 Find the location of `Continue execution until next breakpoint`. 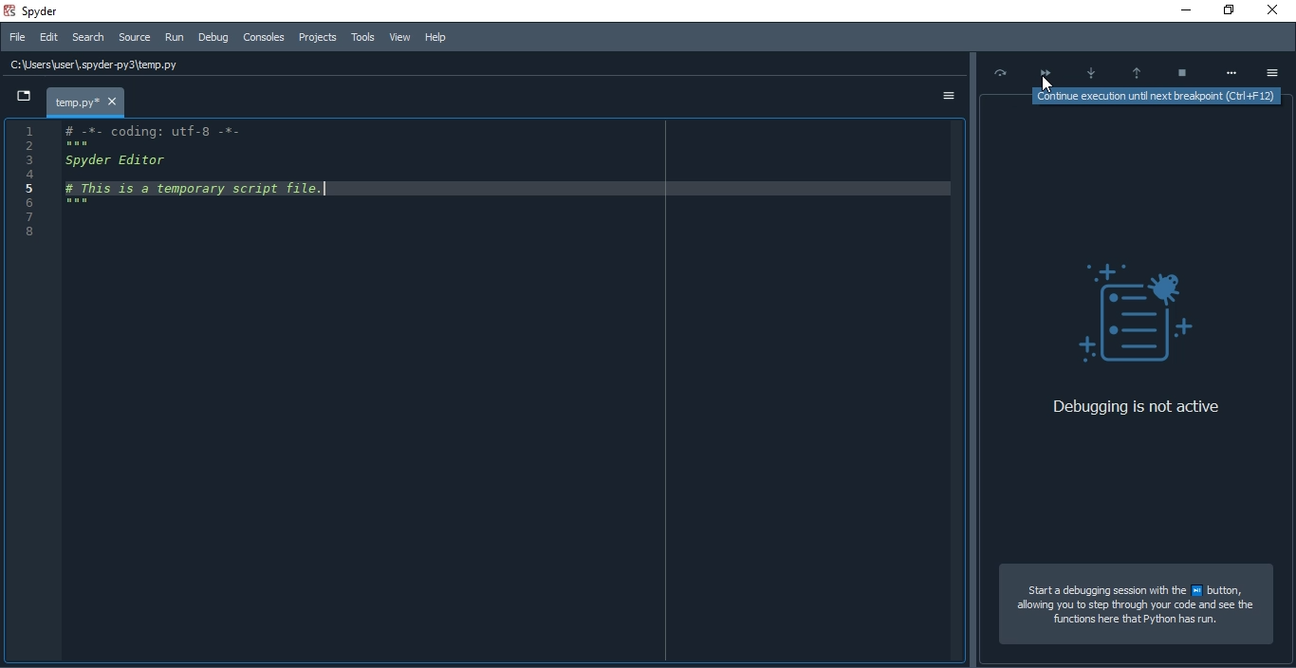

Continue execution until next breakpoint is located at coordinates (1043, 70).